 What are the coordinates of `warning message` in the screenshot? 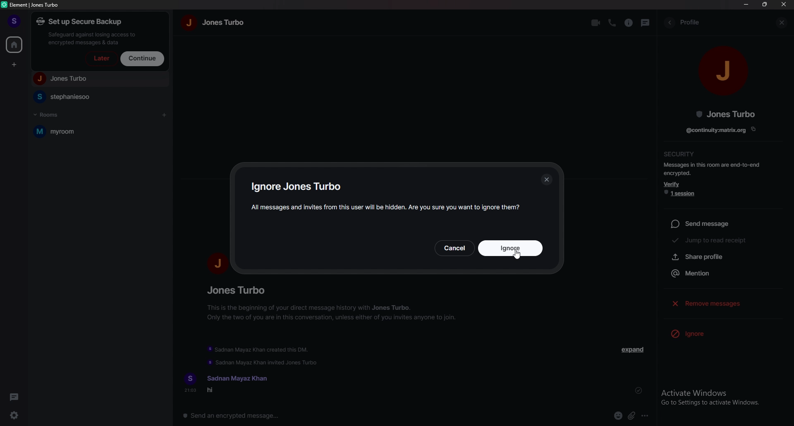 It's located at (388, 206).